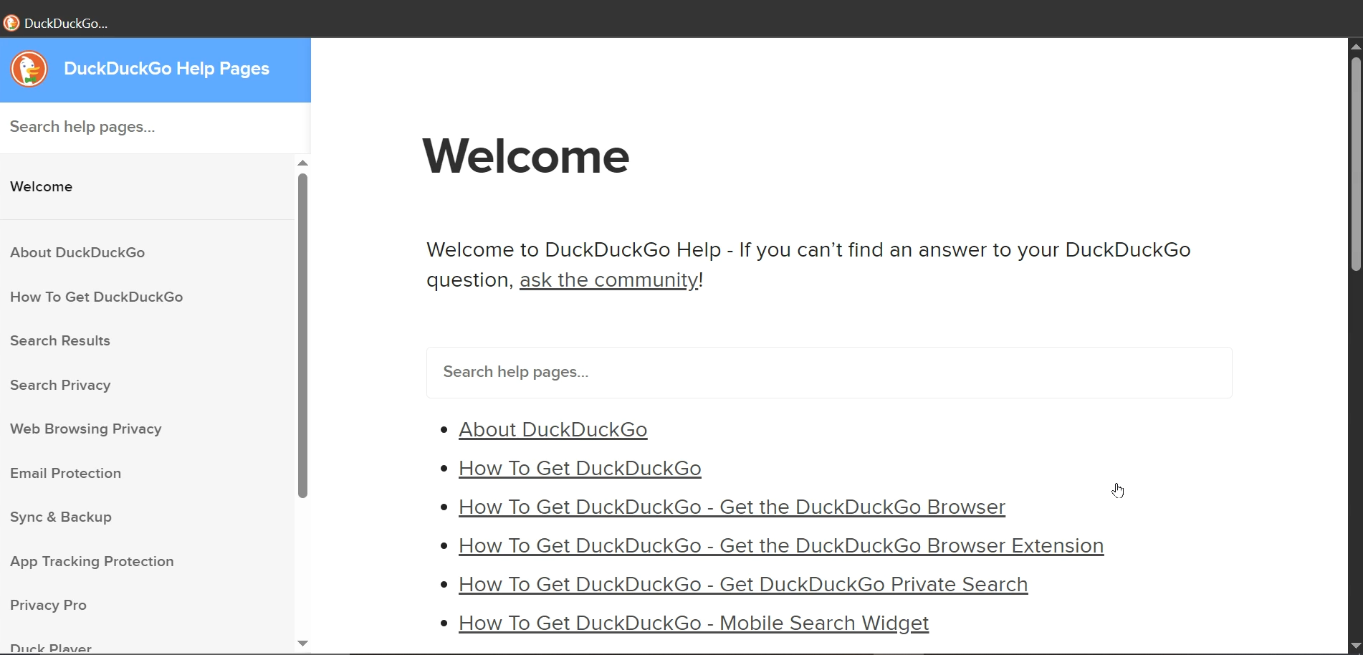  What do you see at coordinates (59, 23) in the screenshot?
I see `DuckDuckGo...` at bounding box center [59, 23].